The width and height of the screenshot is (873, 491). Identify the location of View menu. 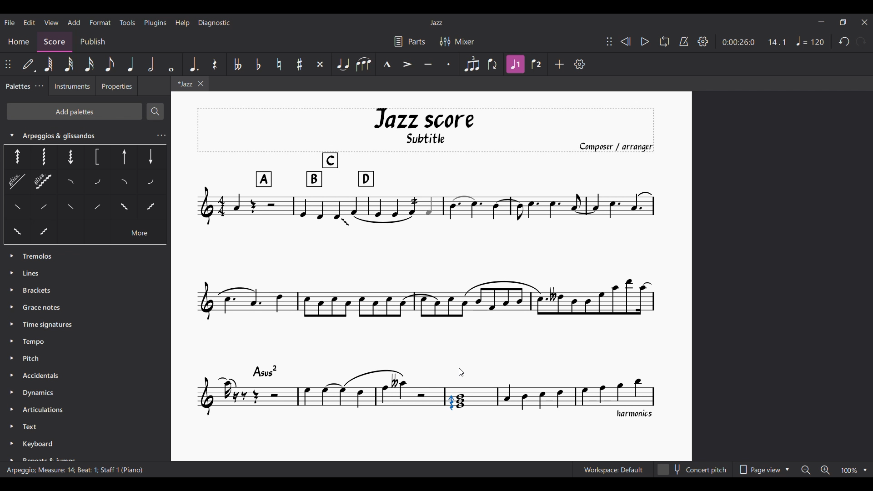
(51, 22).